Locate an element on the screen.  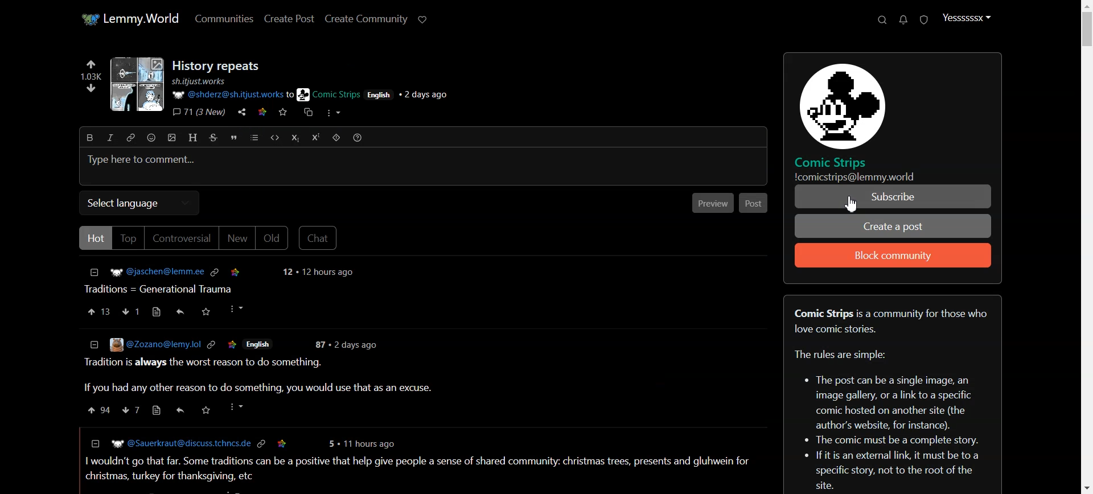
Link is located at coordinates (262, 443).